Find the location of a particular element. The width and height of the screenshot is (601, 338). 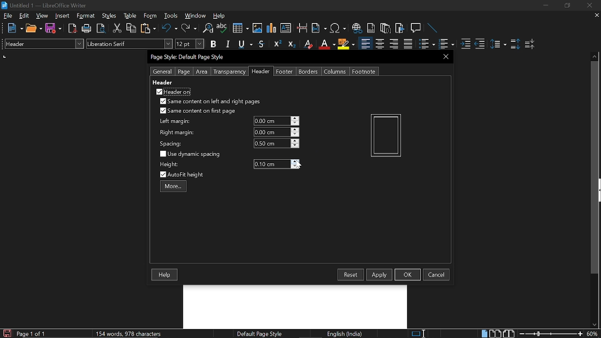

Redo is located at coordinates (189, 28).